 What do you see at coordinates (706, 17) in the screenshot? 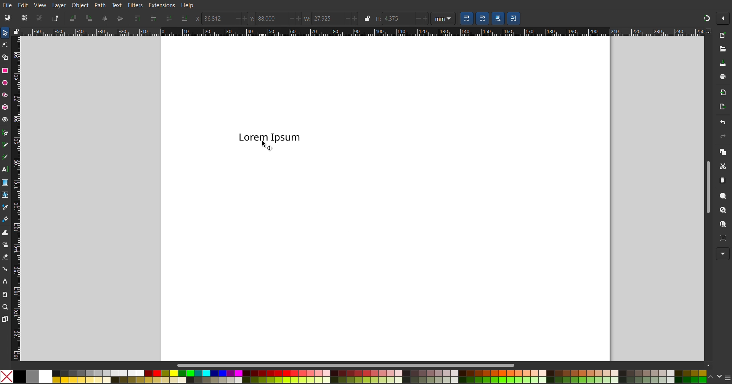
I see `Snapping` at bounding box center [706, 17].